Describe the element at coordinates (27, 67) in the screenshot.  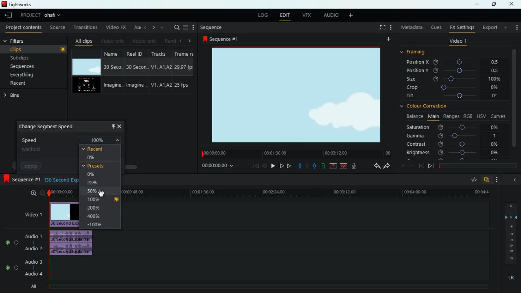
I see `sequences` at that location.